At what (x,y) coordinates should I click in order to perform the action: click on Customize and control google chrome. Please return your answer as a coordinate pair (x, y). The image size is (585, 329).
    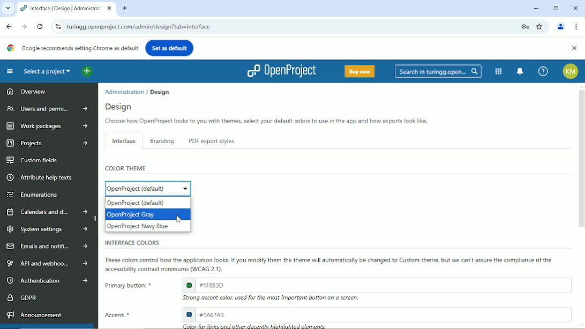
    Looking at the image, I should click on (576, 27).